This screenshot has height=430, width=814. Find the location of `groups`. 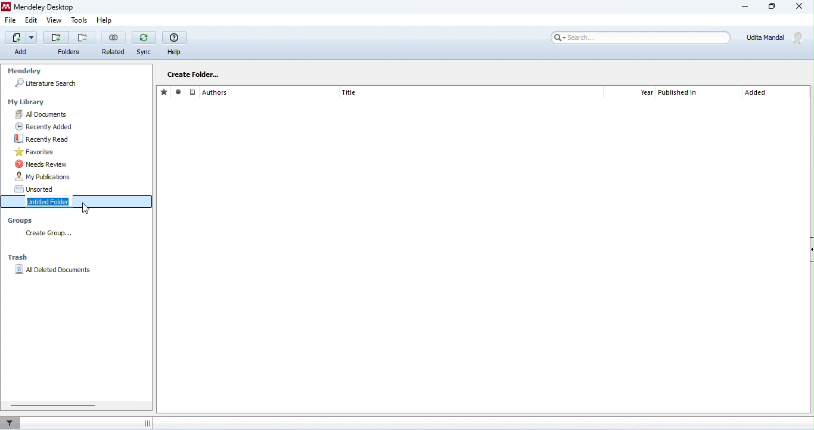

groups is located at coordinates (23, 222).